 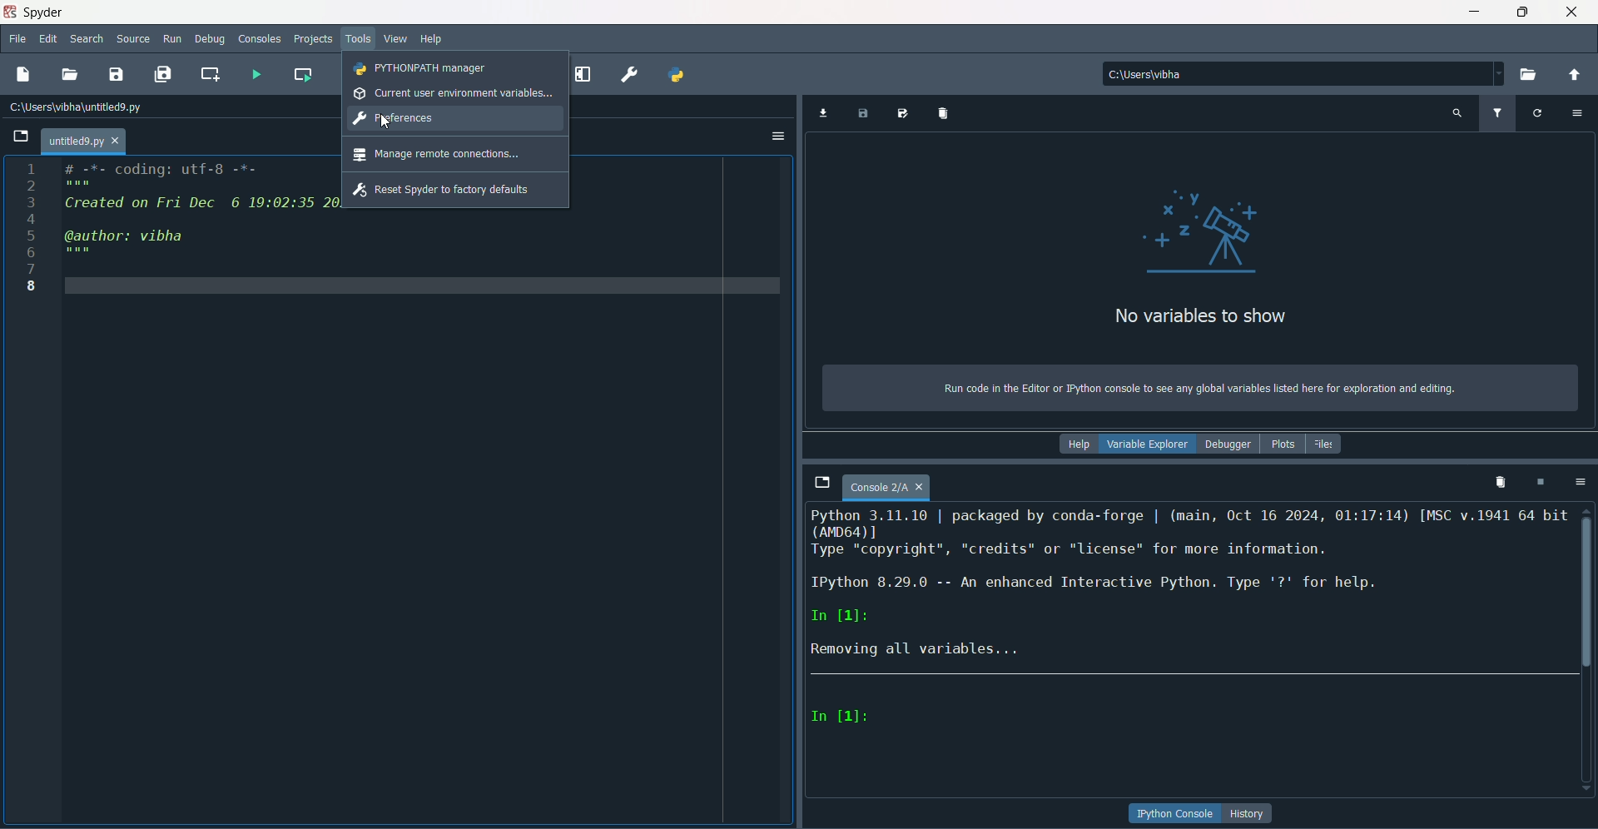 What do you see at coordinates (211, 73) in the screenshot?
I see `create new cell` at bounding box center [211, 73].